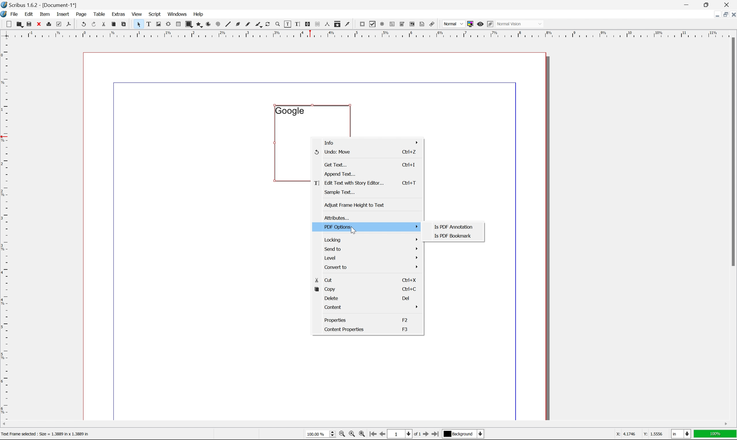 The image size is (737, 440). I want to click on line, so click(228, 25).